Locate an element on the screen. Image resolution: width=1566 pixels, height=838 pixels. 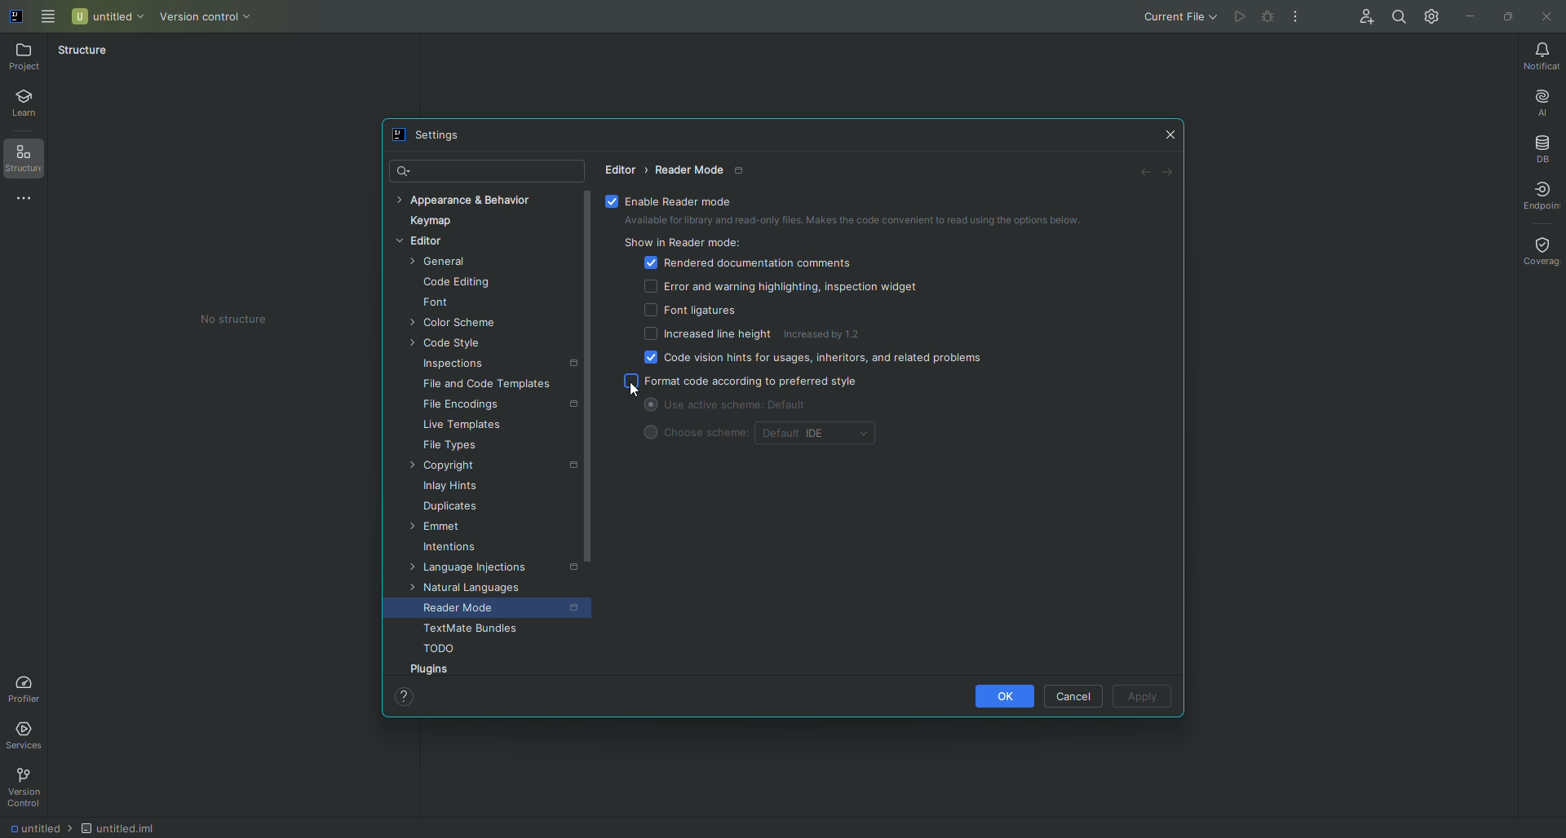
Use active scheme is located at coordinates (759, 407).